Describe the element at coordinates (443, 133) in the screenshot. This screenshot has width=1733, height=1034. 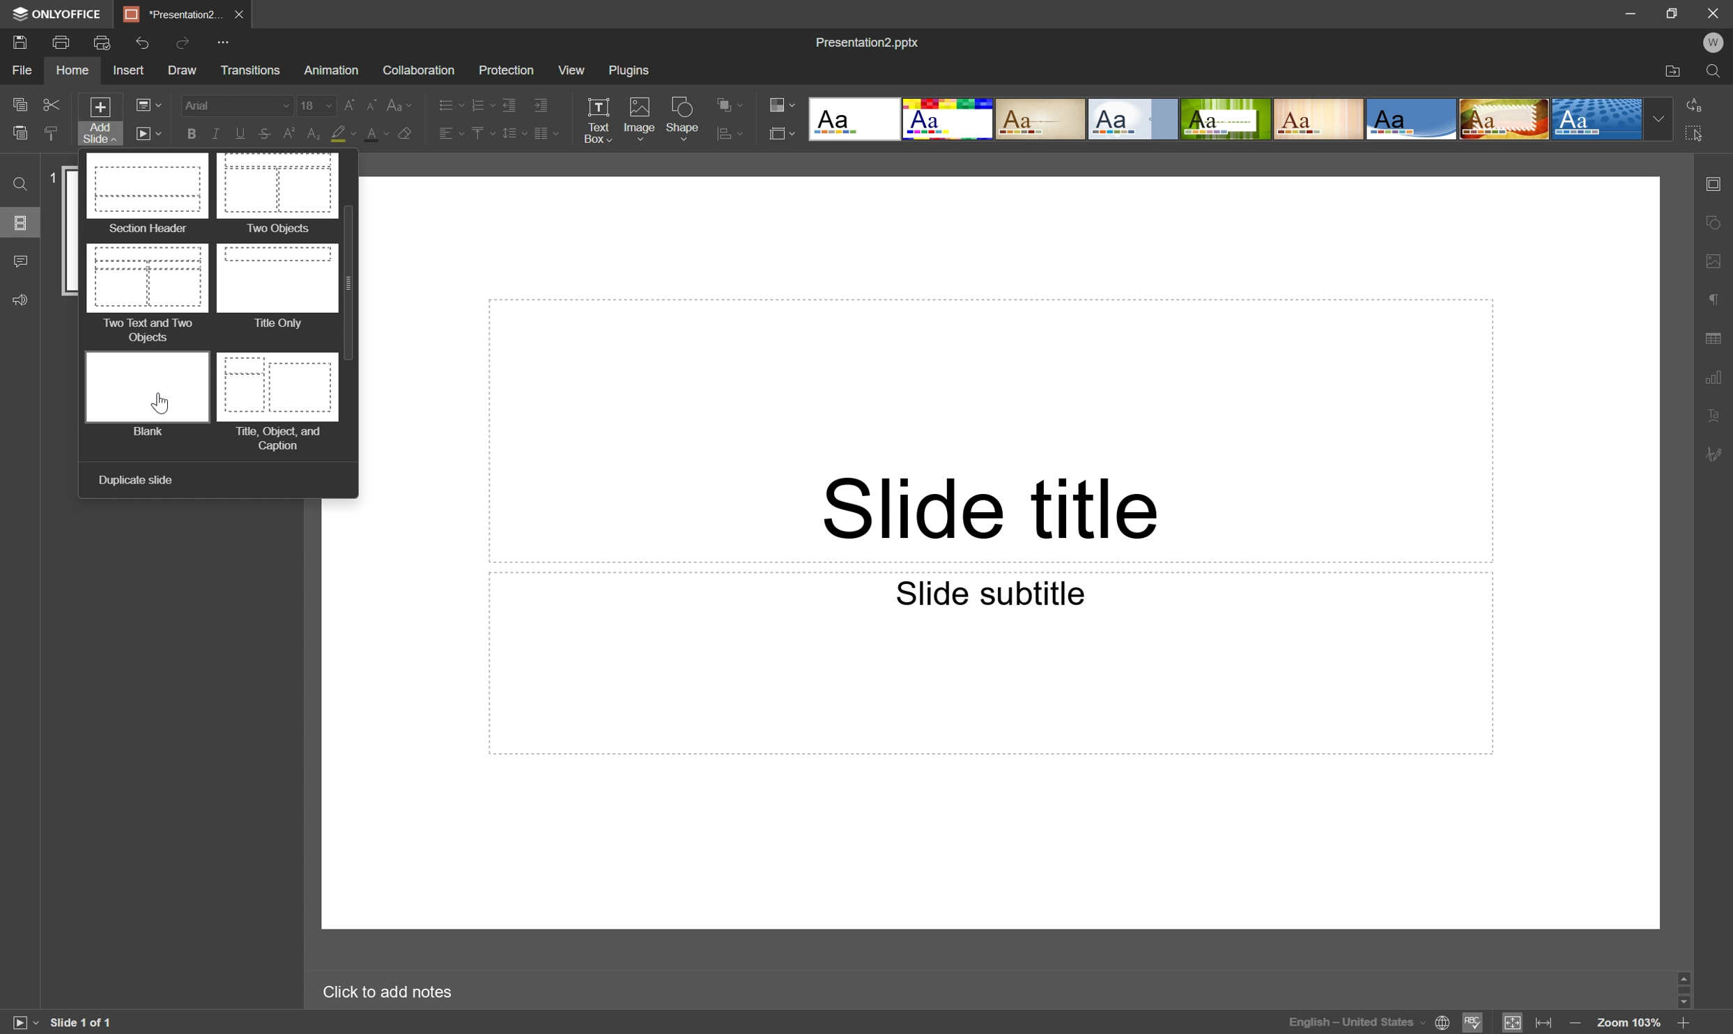
I see `Horizontal align` at that location.